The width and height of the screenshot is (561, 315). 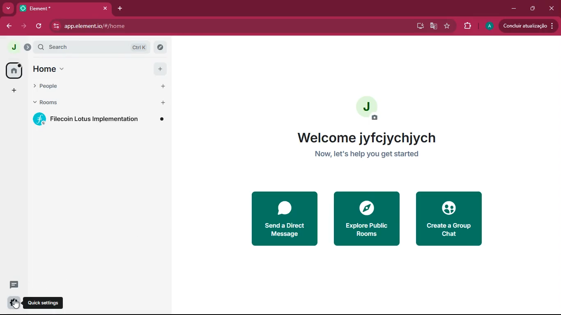 What do you see at coordinates (490, 27) in the screenshot?
I see `profile` at bounding box center [490, 27].